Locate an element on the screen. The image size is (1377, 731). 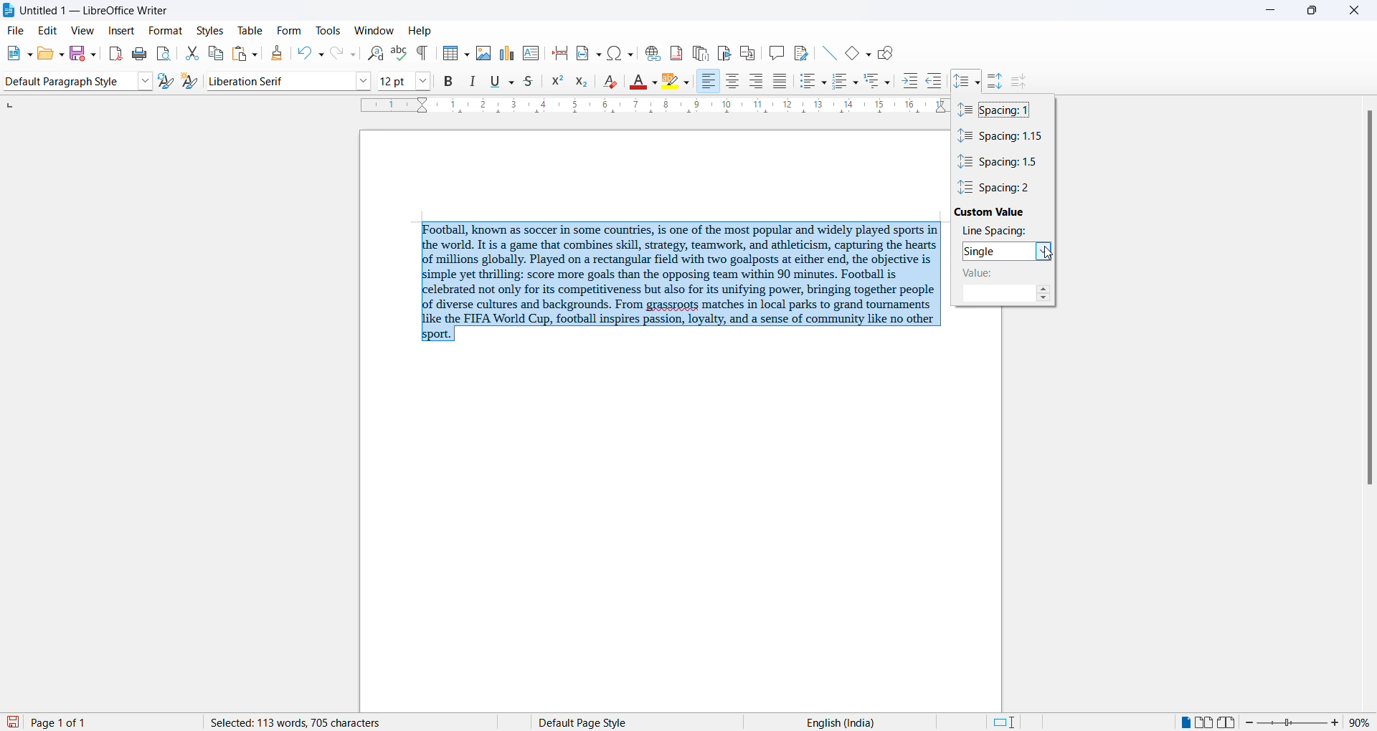
copy is located at coordinates (216, 54).